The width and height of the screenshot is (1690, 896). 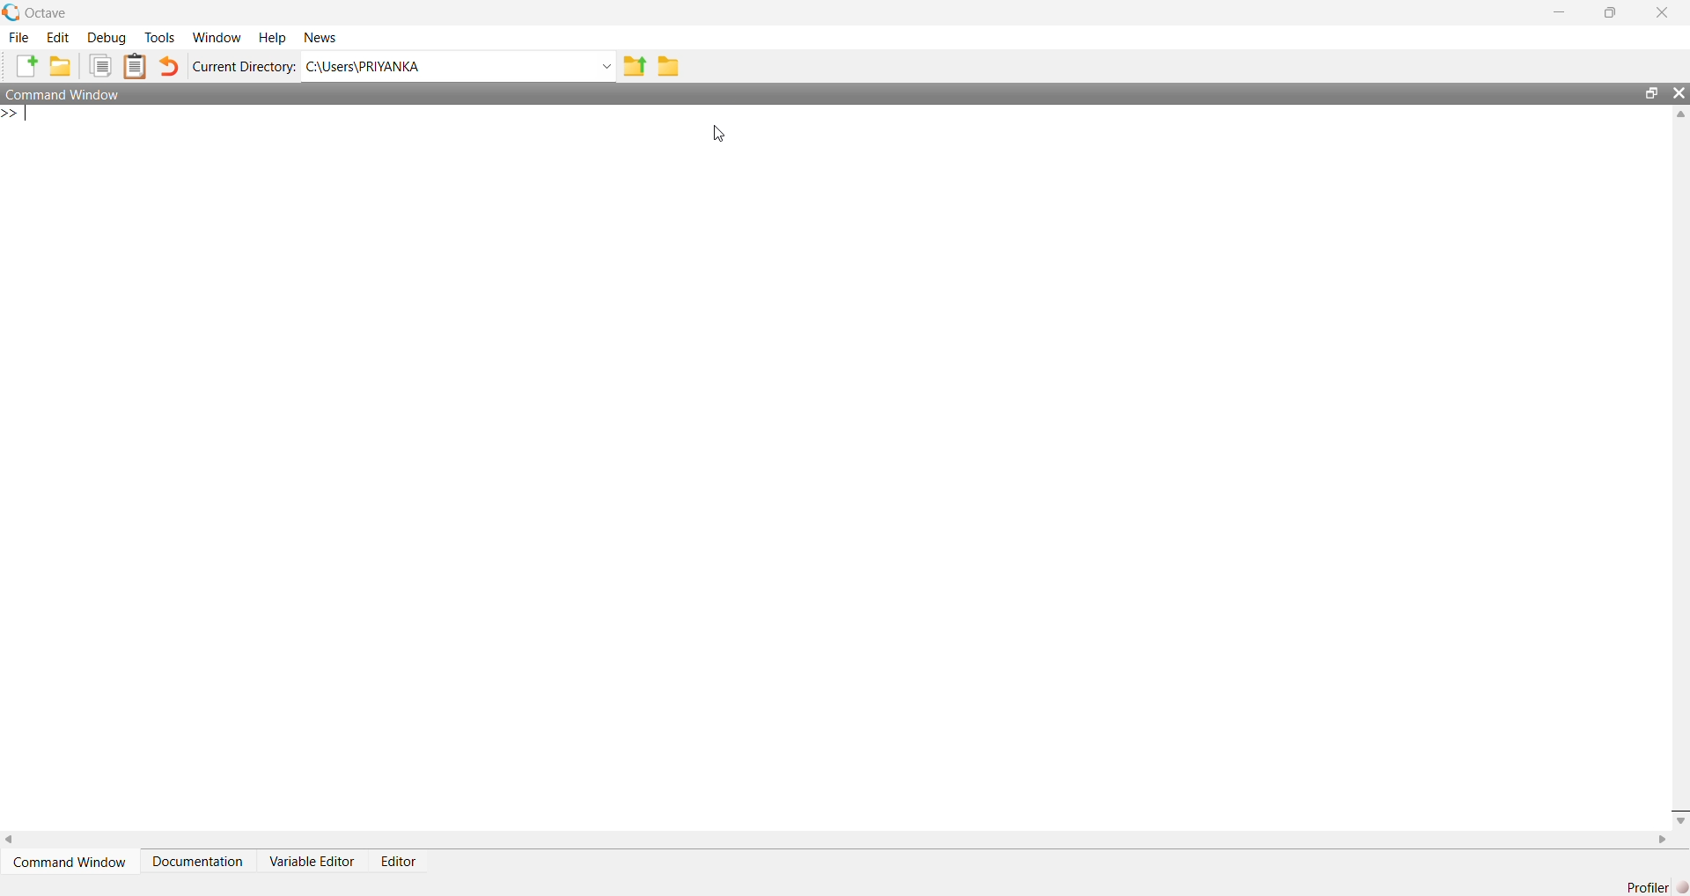 What do you see at coordinates (604, 65) in the screenshot?
I see `Enter directory name` at bounding box center [604, 65].